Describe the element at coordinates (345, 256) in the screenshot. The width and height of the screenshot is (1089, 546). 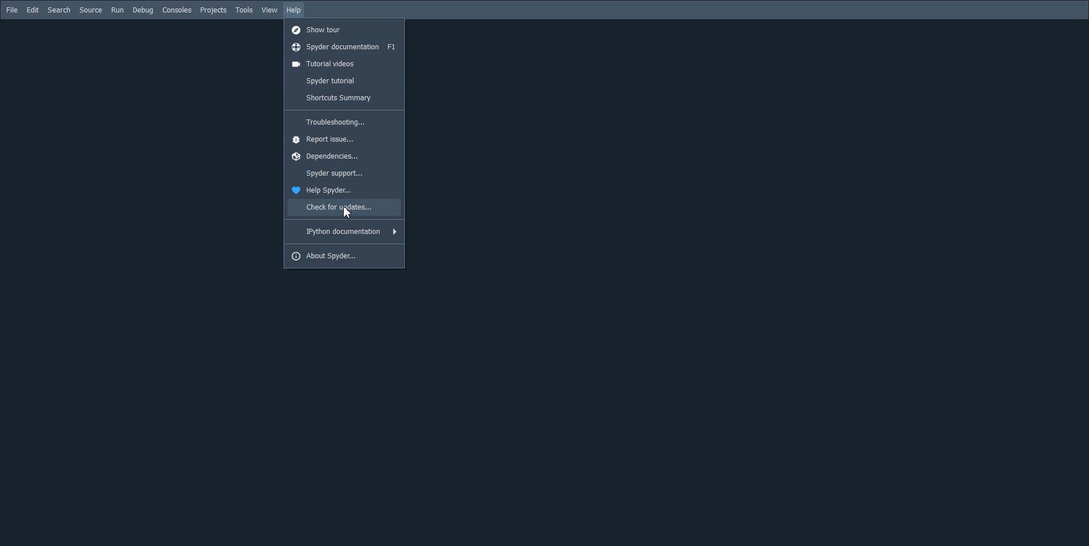
I see `About spyder` at that location.